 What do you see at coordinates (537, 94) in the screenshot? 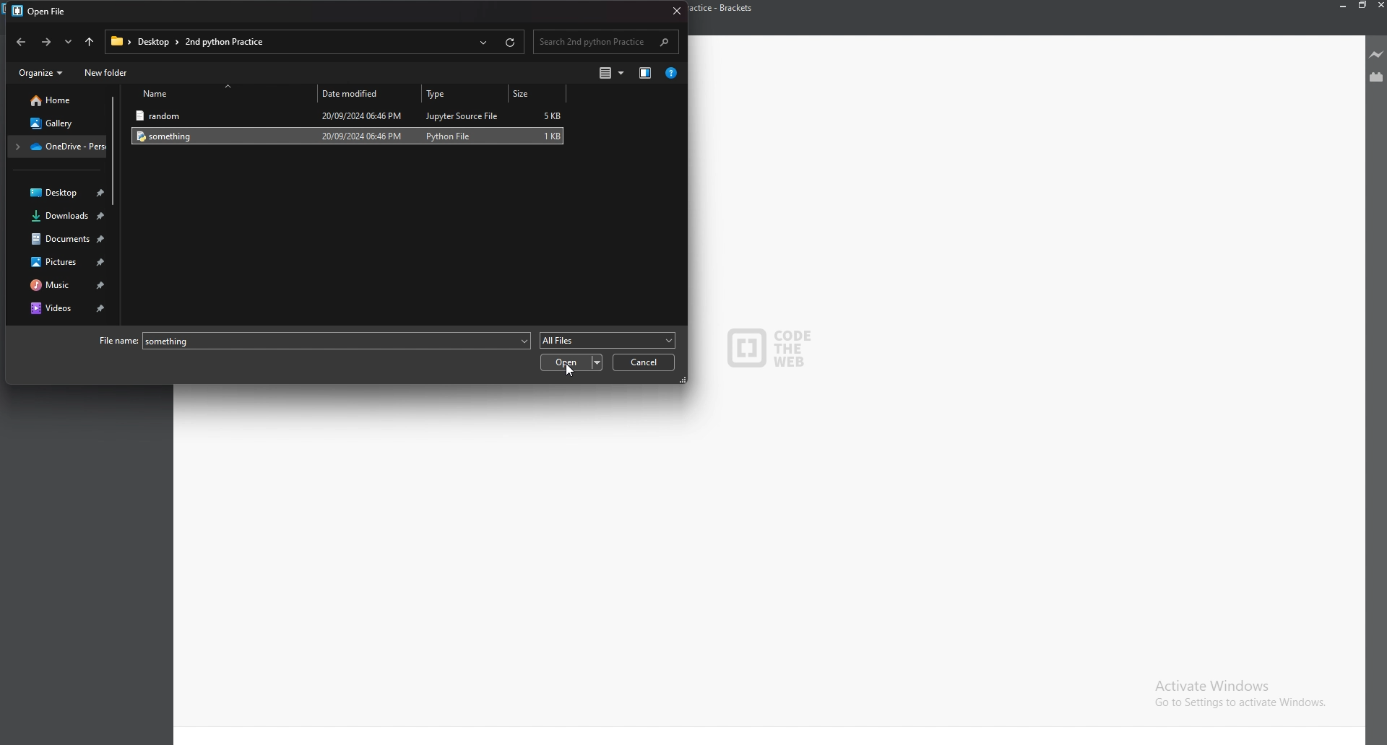
I see `size` at bounding box center [537, 94].